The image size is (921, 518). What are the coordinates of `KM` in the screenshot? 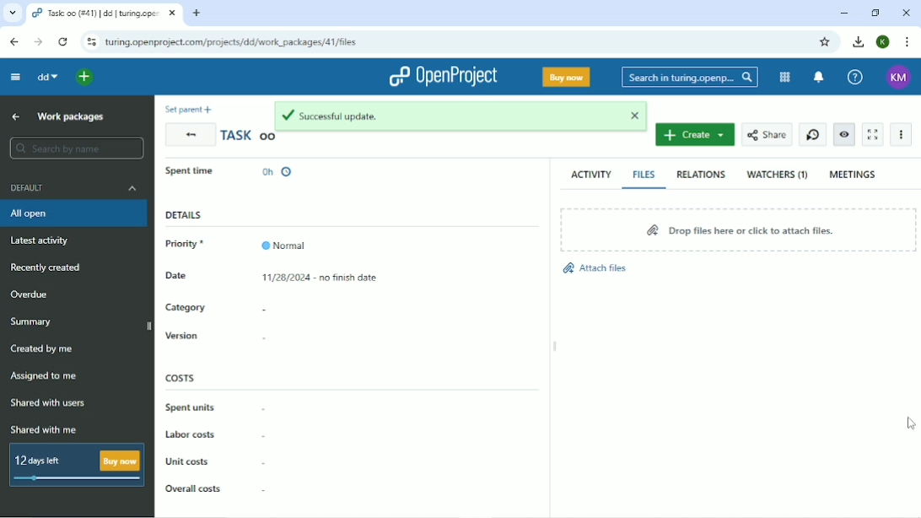 It's located at (897, 76).